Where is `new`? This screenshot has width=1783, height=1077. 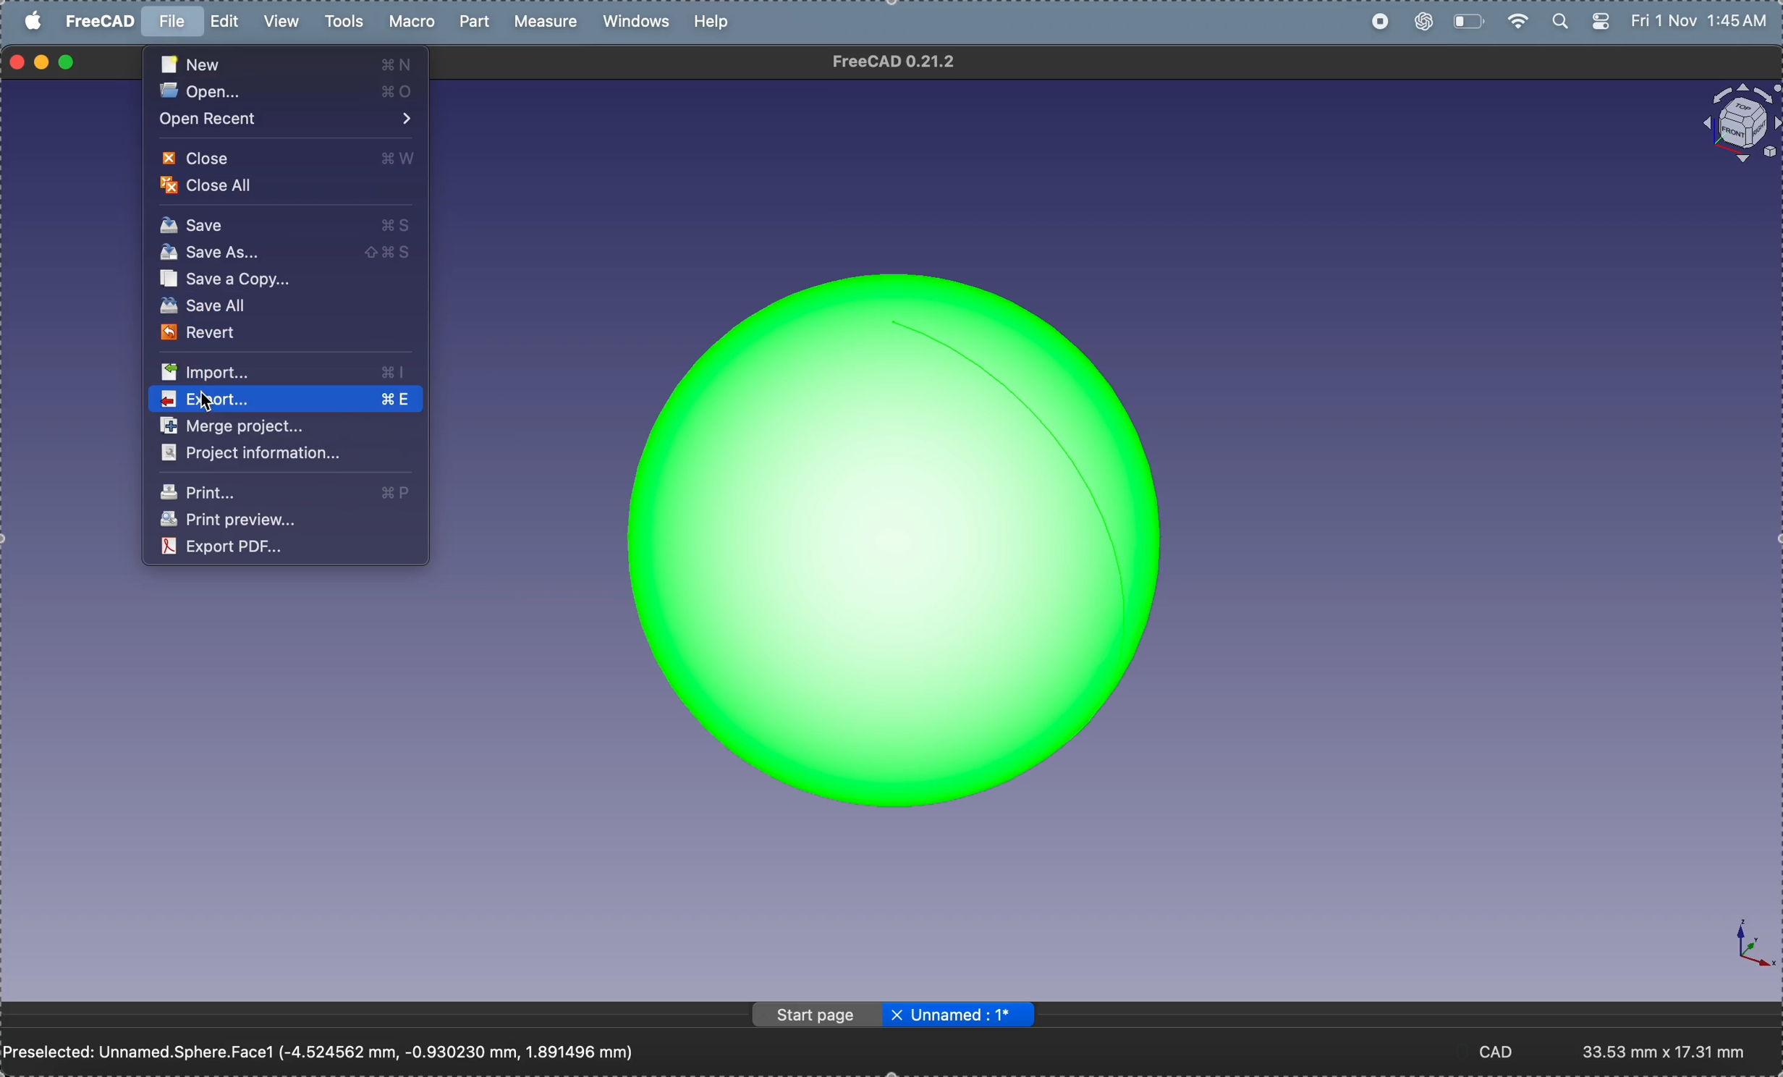 new is located at coordinates (288, 62).